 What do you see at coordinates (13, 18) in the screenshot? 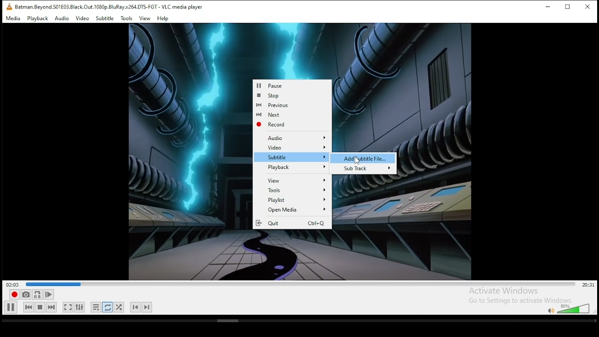
I see `media` at bounding box center [13, 18].